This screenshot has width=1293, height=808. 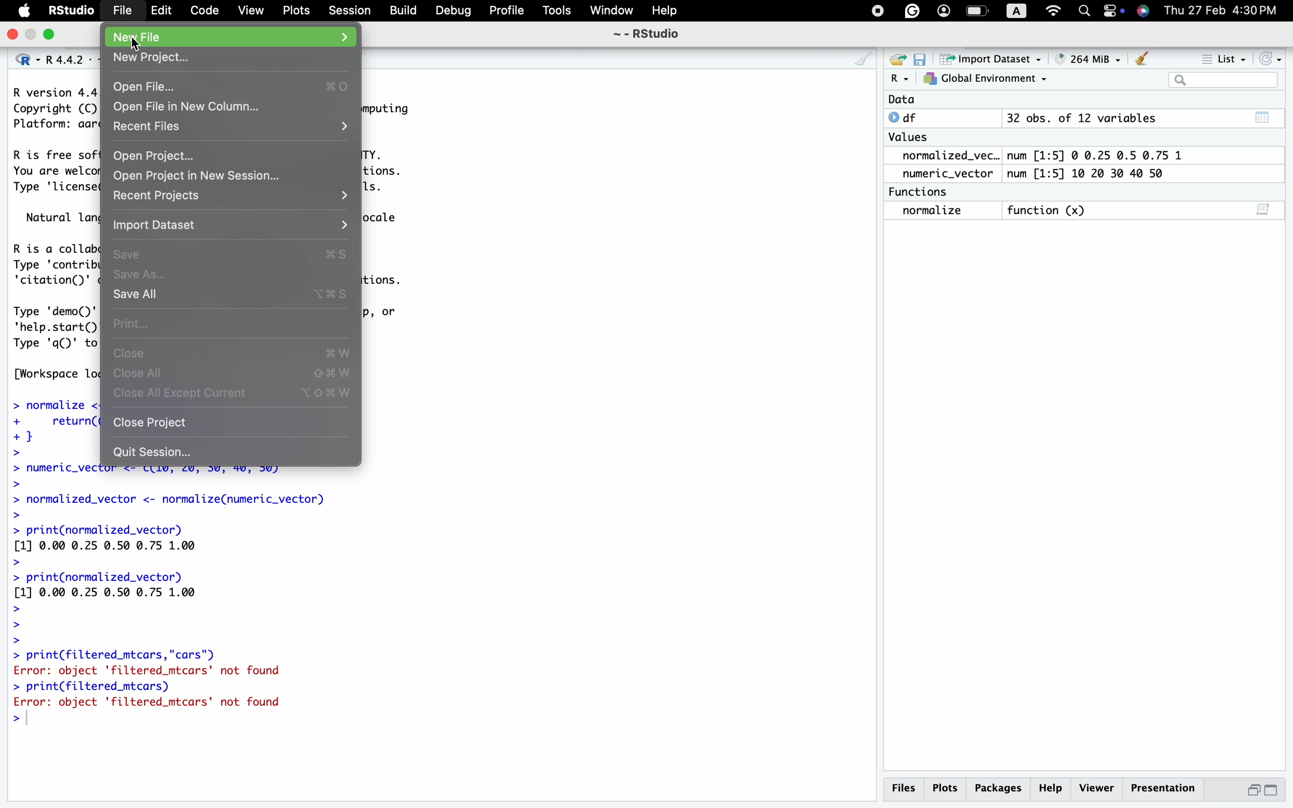 What do you see at coordinates (661, 10) in the screenshot?
I see `help` at bounding box center [661, 10].